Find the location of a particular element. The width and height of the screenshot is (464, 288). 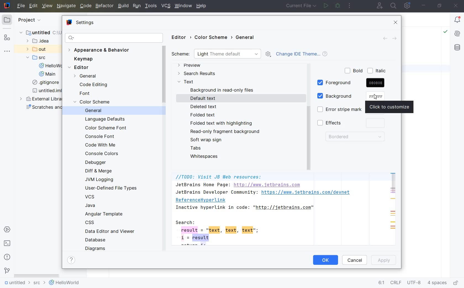

database is located at coordinates (457, 48).